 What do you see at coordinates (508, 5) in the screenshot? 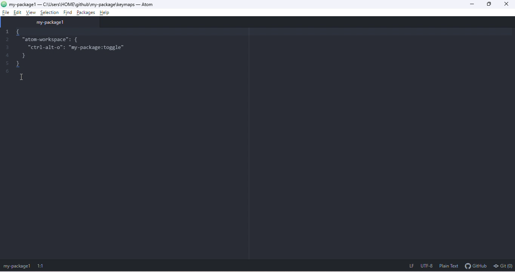
I see `close` at bounding box center [508, 5].